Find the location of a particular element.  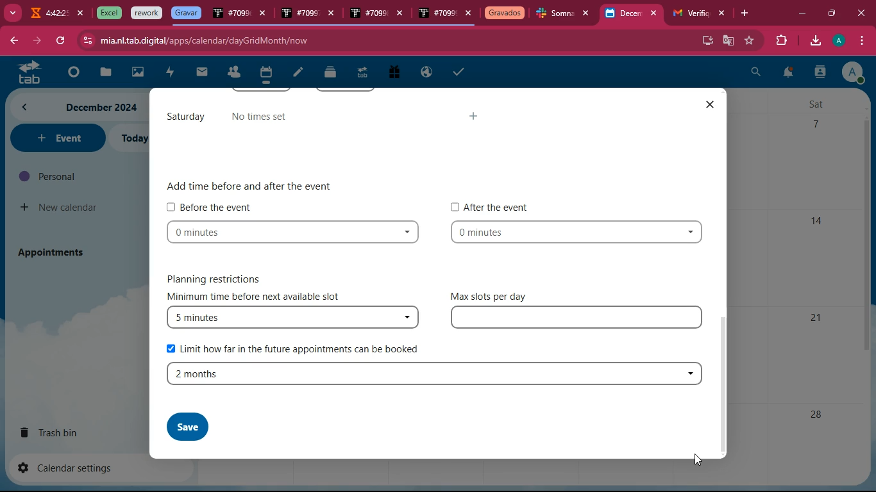

back is located at coordinates (13, 42).